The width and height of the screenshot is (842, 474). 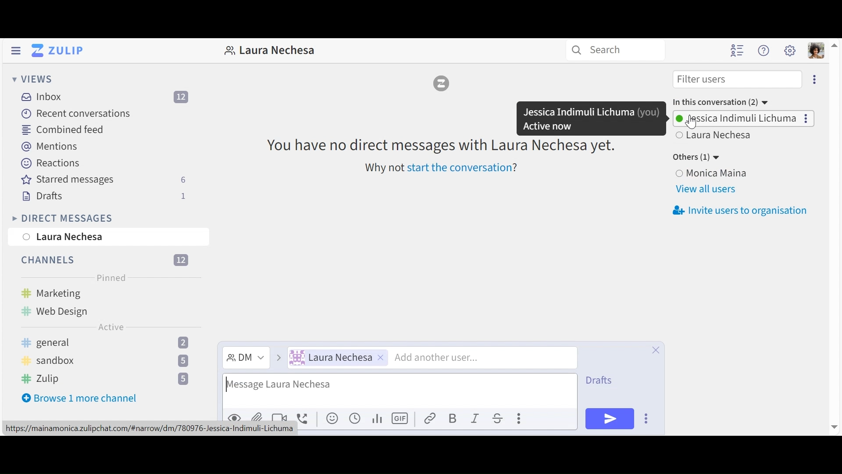 I want to click on Filter users, so click(x=739, y=79).